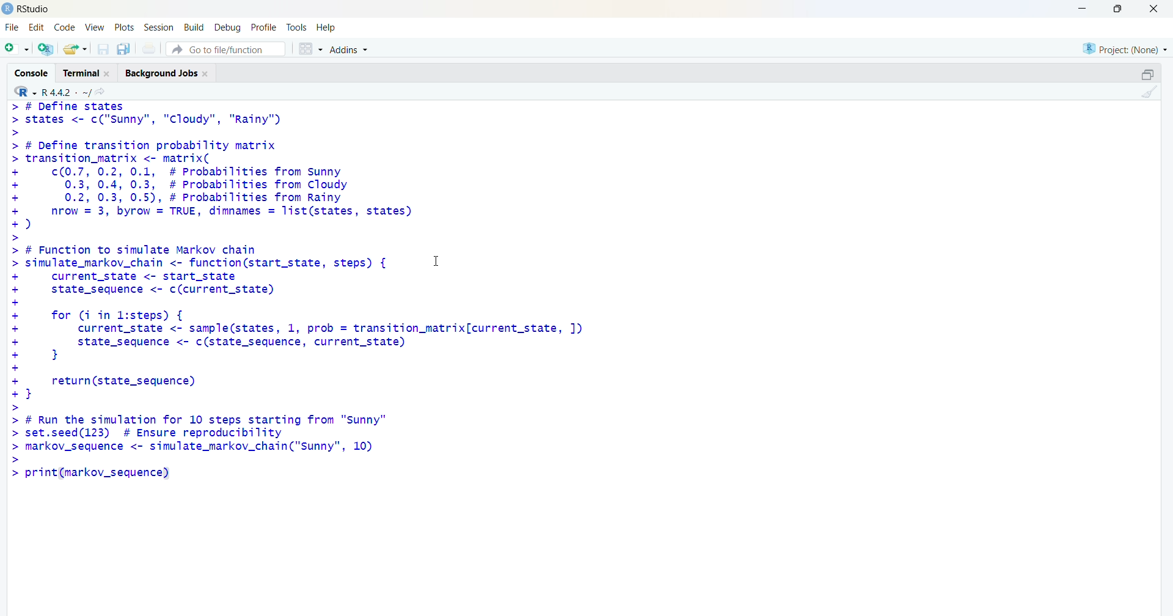  I want to click on > # Function to simulate Markov chain
simulate_markov_chain <- function(start_state, steps) { I
current_state <- start_state
state_sequence <- c(current_state)
for (i in l:steps) {
current_state <- sample(states, 1, prob = transition_matrix[current_state, ])
state_sequence <- c(state_sequence, current_state)
}
return(state_sequence)
}
# Run the simulation for 10 steps starting from "Sunny"
set.seed(123) # Ensure reproducibility
markov_sequence <- simulate_markov_chain("Sunny", 10), so click(329, 353).